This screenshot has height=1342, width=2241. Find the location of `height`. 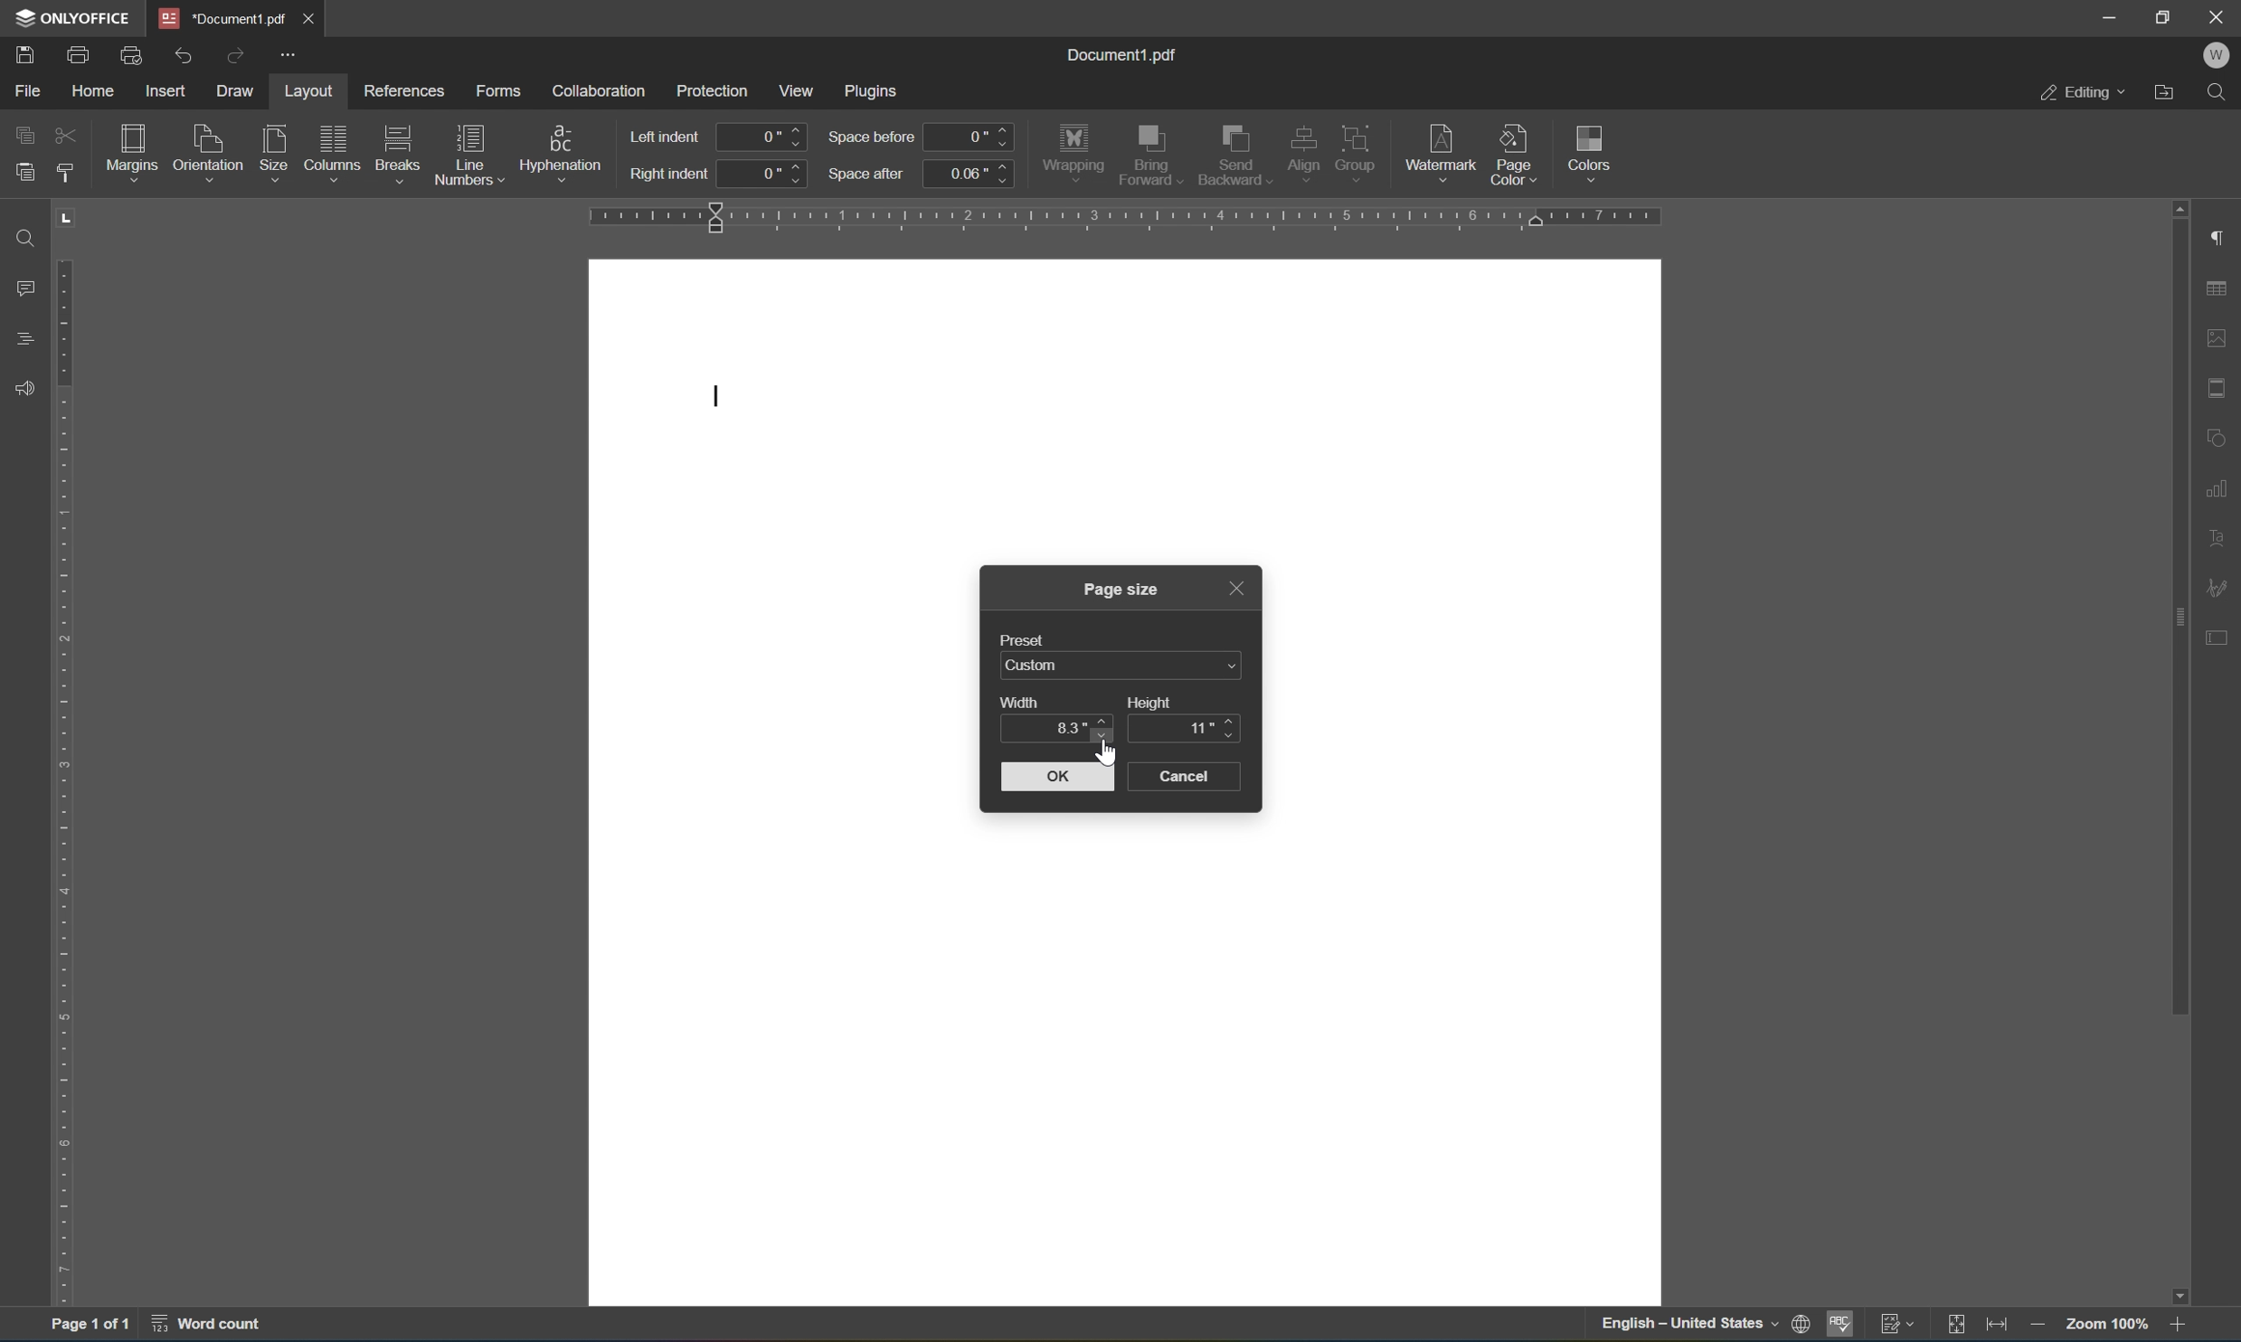

height is located at coordinates (1153, 702).